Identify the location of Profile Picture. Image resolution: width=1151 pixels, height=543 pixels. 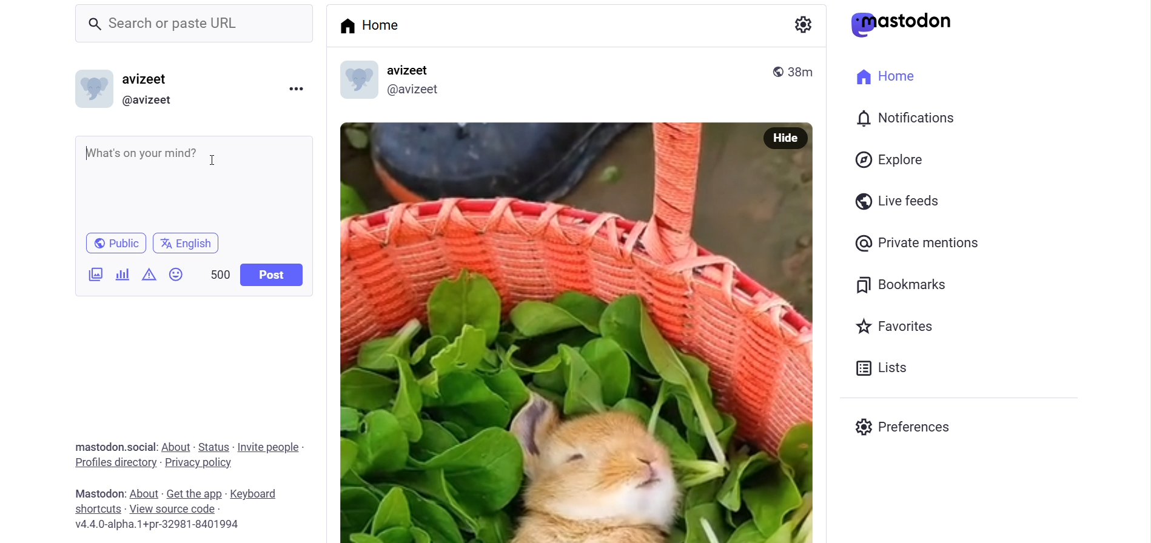
(92, 88).